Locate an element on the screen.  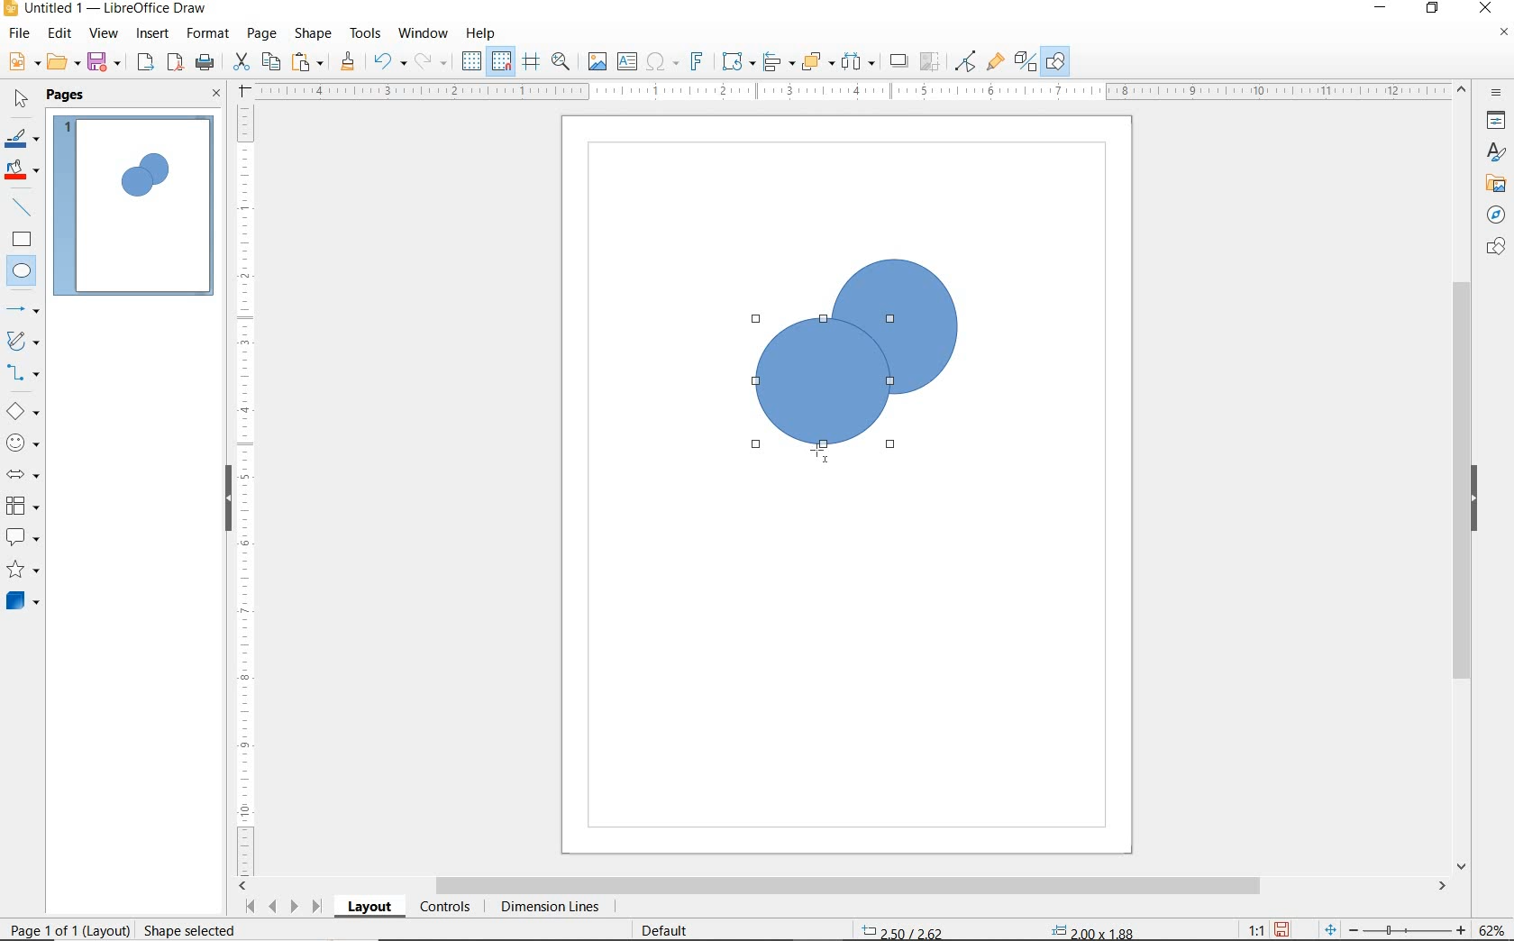
CLOSE is located at coordinates (1484, 6).